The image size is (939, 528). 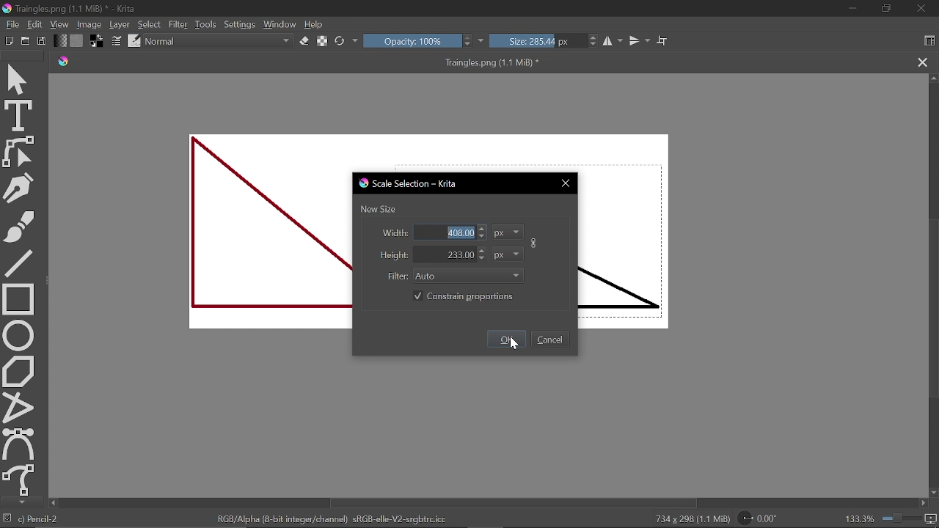 What do you see at coordinates (19, 224) in the screenshot?
I see `Freehand brush tool` at bounding box center [19, 224].